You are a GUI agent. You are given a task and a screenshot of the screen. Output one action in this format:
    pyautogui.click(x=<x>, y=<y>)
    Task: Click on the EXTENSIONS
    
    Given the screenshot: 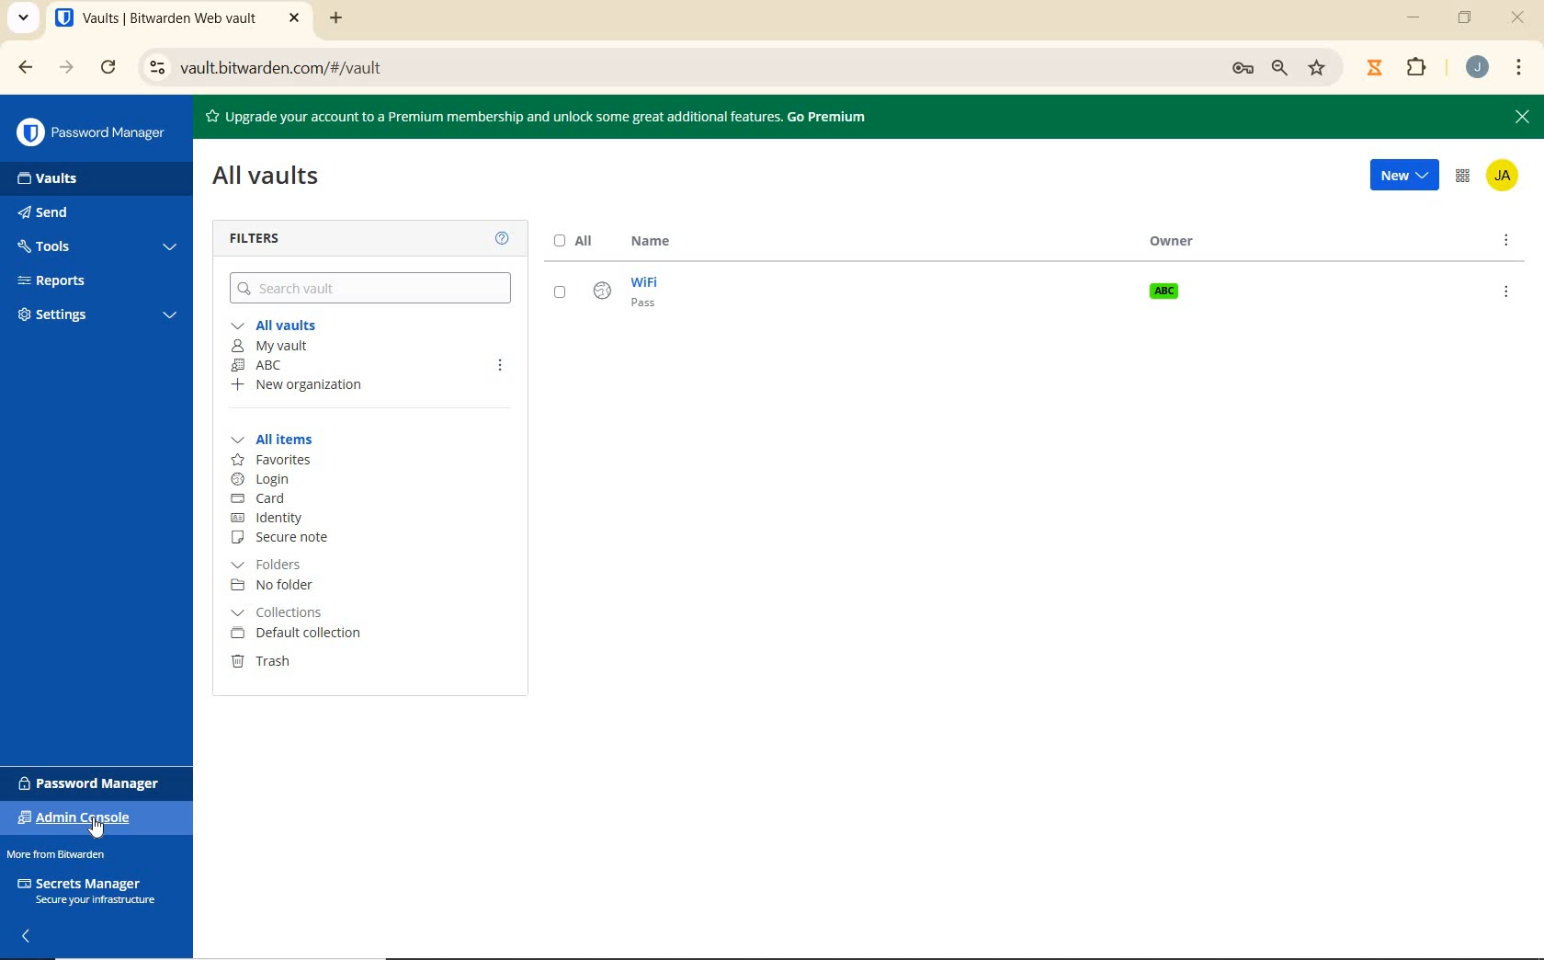 What is the action you would take?
    pyautogui.click(x=1399, y=66)
    